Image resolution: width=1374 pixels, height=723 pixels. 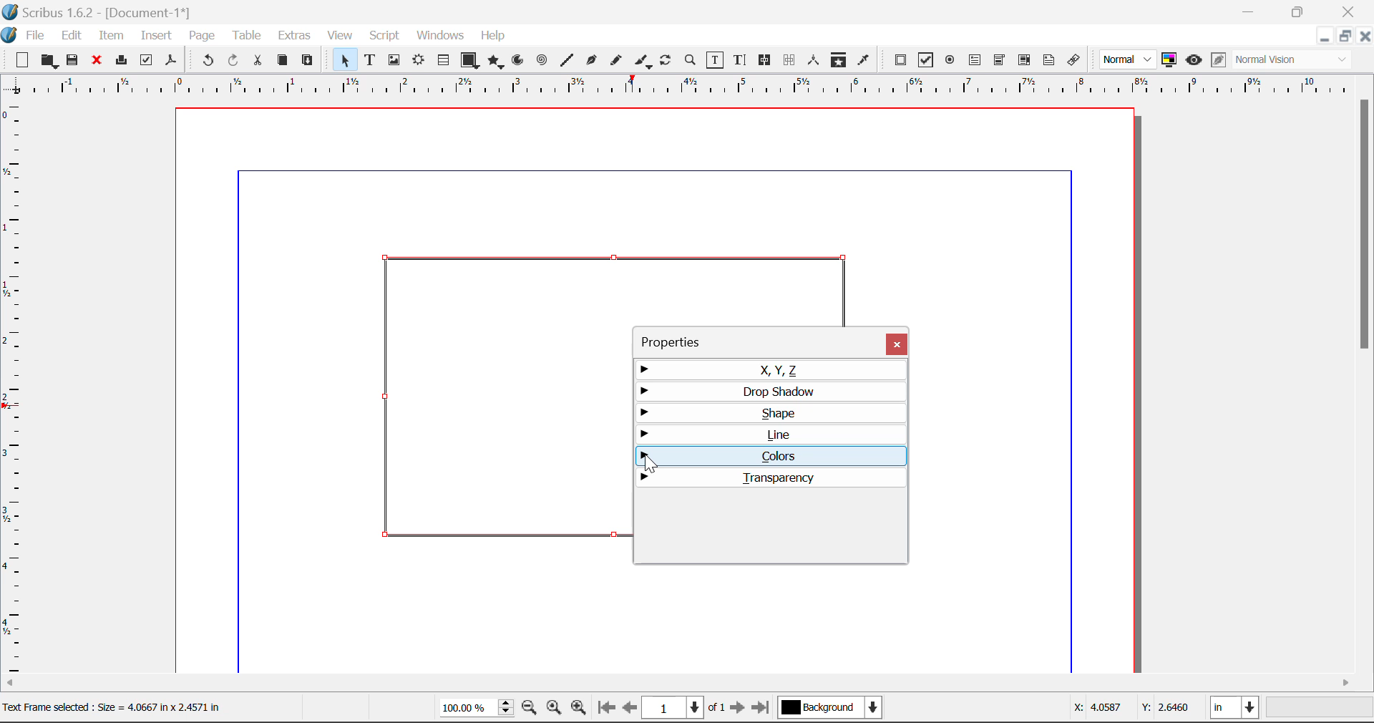 What do you see at coordinates (686, 707) in the screenshot?
I see `Page 1 of 1` at bounding box center [686, 707].